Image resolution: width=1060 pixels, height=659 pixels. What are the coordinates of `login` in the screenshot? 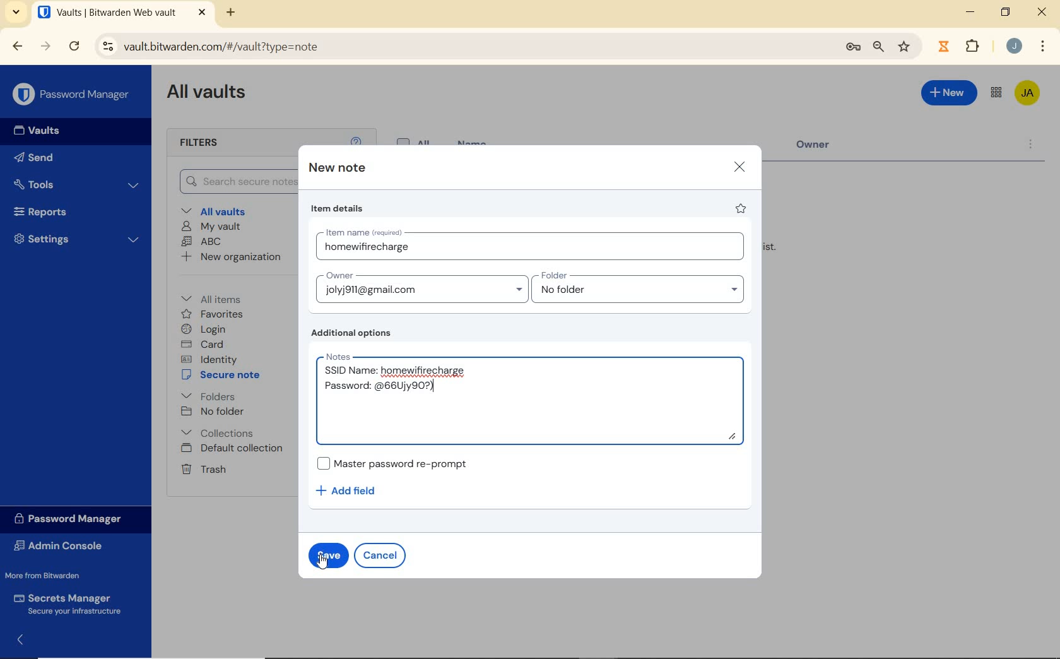 It's located at (206, 329).